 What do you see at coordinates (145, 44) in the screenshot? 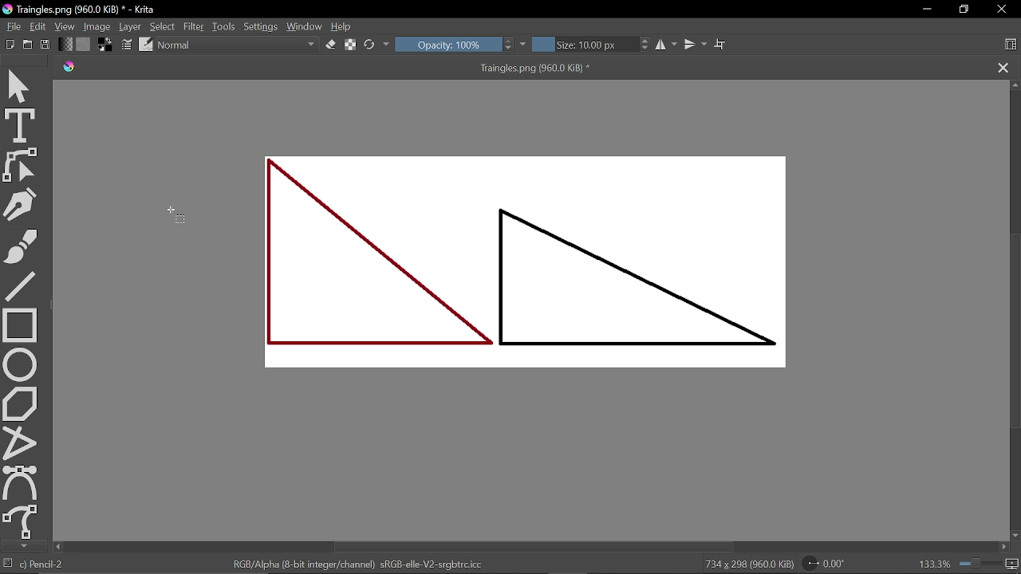
I see `Edit brush preset` at bounding box center [145, 44].